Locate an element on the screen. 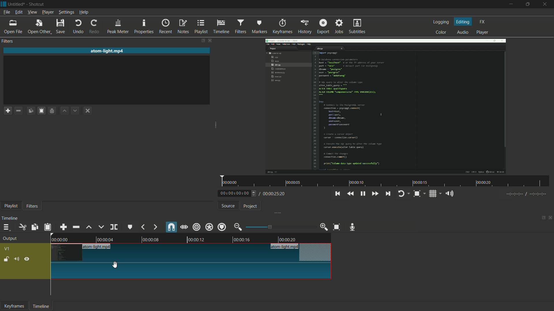 The width and height of the screenshot is (554, 311). open file is located at coordinates (13, 26).